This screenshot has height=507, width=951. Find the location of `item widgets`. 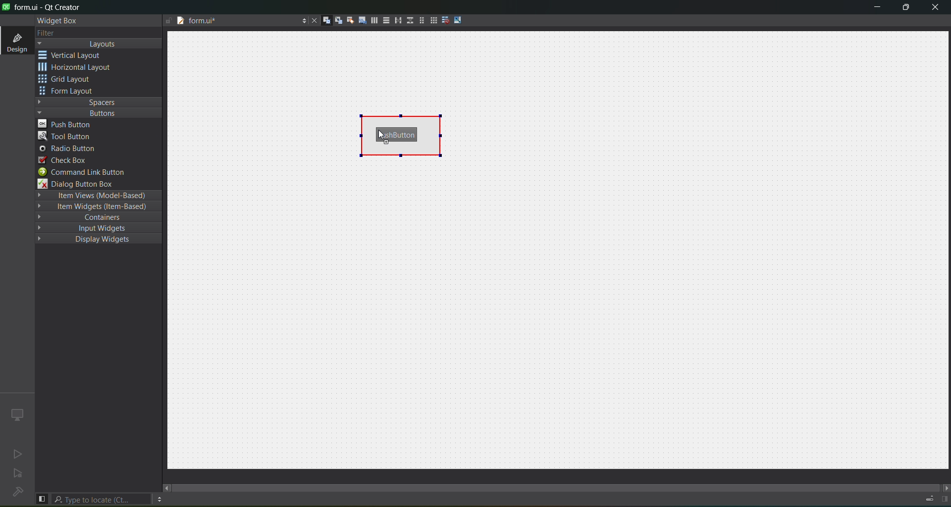

item widgets is located at coordinates (97, 208).